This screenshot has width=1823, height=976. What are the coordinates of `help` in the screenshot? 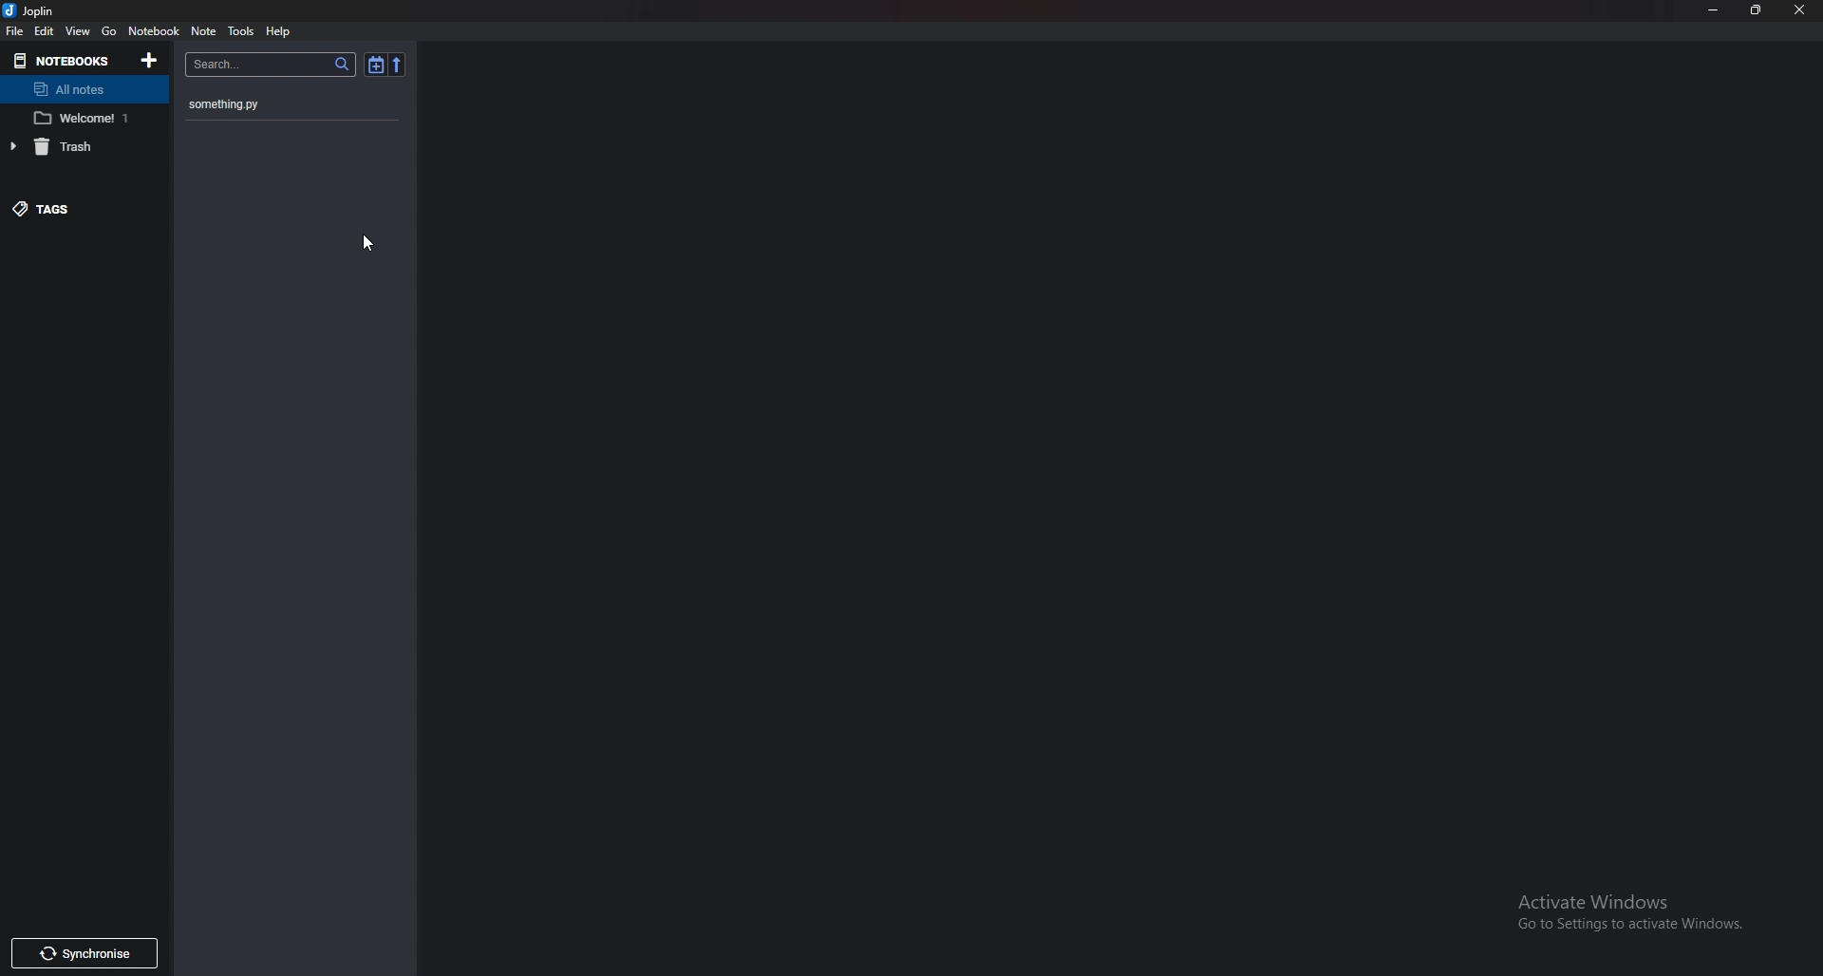 It's located at (278, 32).